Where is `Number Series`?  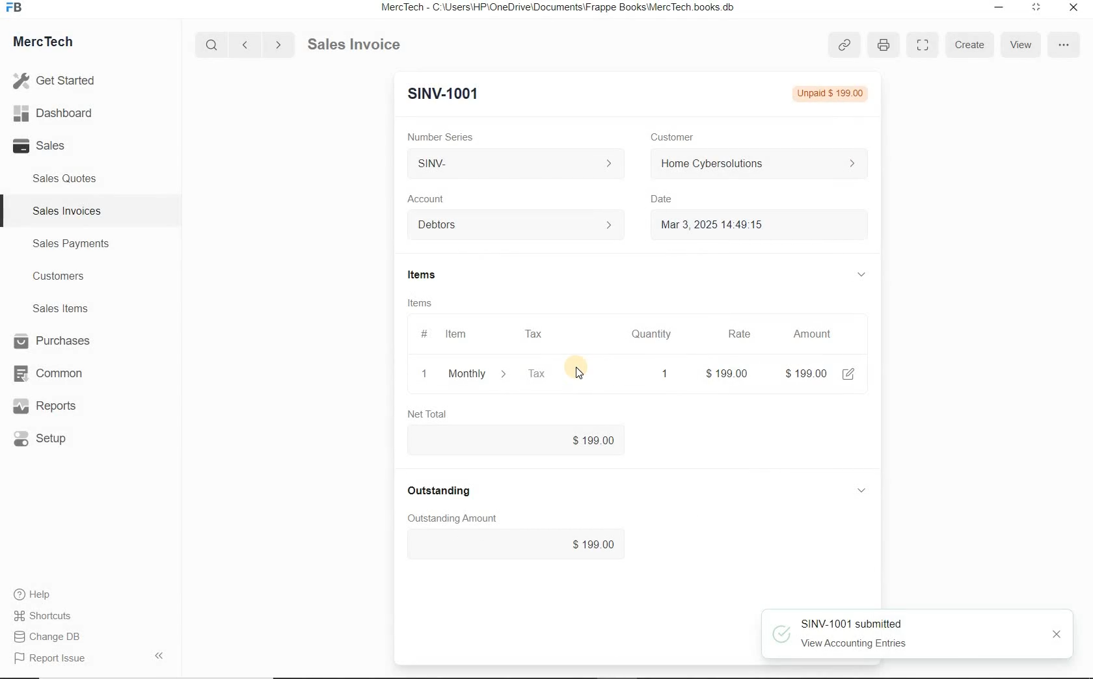 Number Series is located at coordinates (444, 137).